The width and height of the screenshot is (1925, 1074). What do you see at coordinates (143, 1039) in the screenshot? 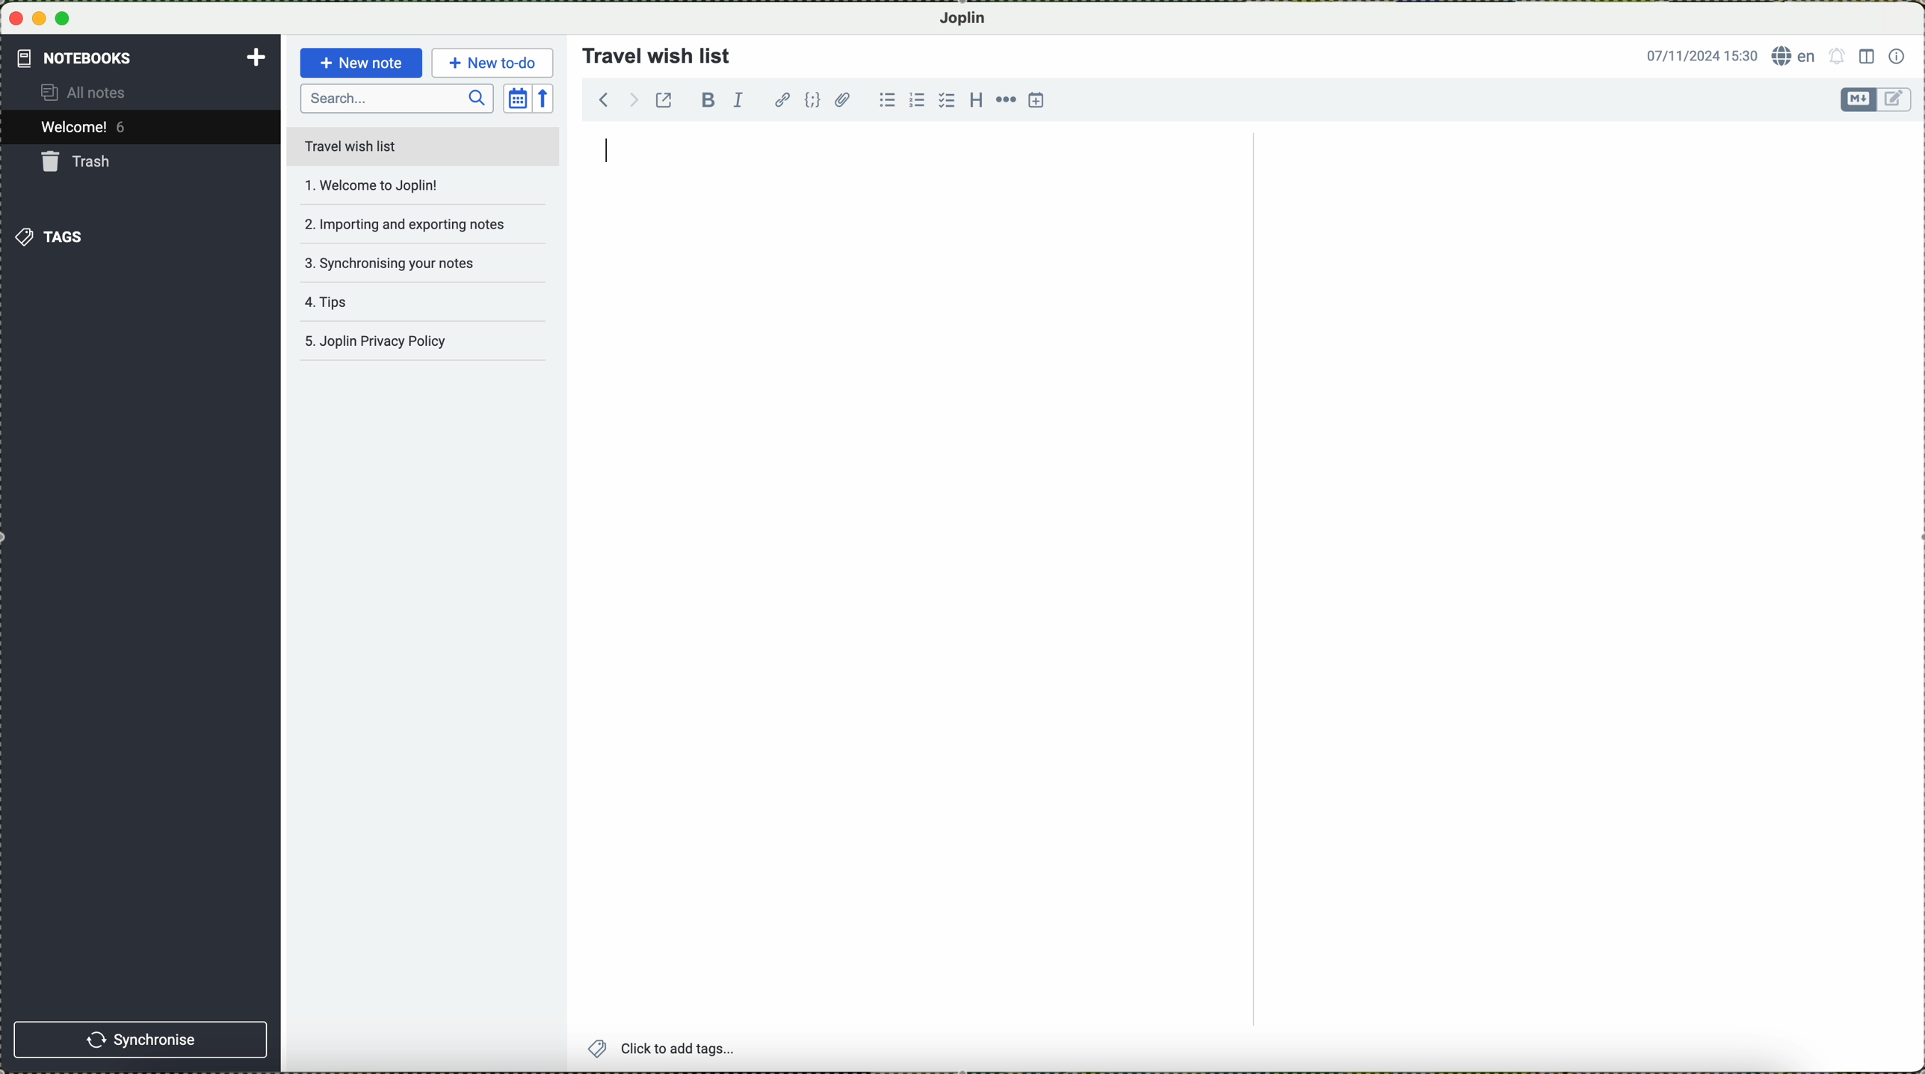
I see `synchronise button` at bounding box center [143, 1039].